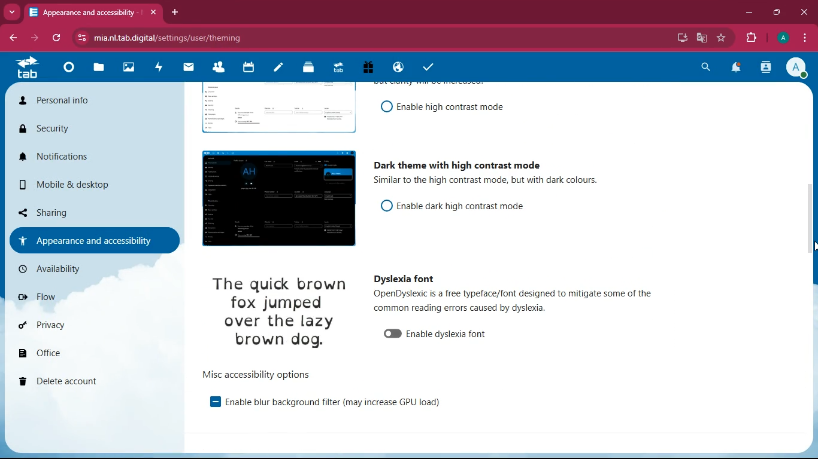  What do you see at coordinates (32, 39) in the screenshot?
I see `forward` at bounding box center [32, 39].